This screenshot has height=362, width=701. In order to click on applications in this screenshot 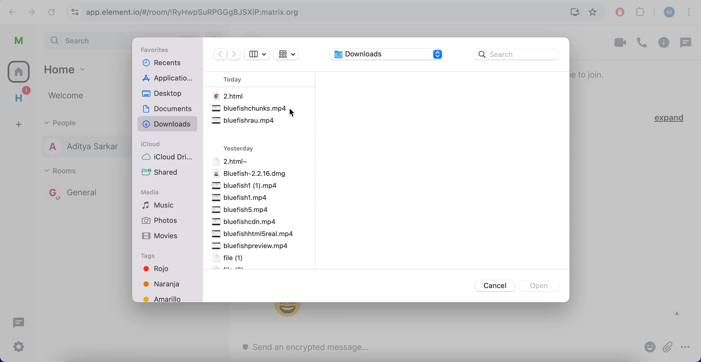, I will do `click(172, 79)`.